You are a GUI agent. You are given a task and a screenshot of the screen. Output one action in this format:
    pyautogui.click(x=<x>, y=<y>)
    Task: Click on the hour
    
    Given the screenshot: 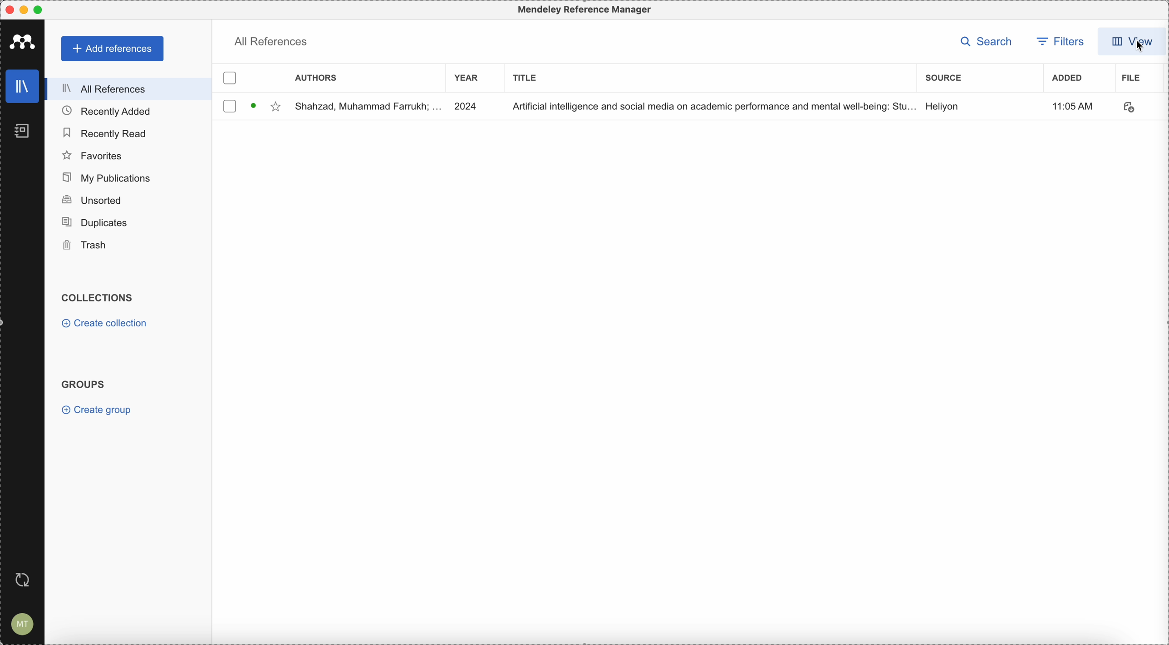 What is the action you would take?
    pyautogui.click(x=1072, y=107)
    